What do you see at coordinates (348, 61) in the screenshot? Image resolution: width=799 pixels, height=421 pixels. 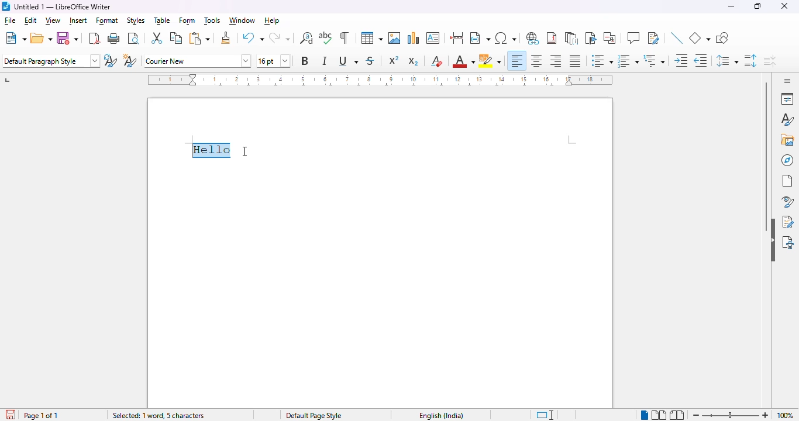 I see `underline` at bounding box center [348, 61].